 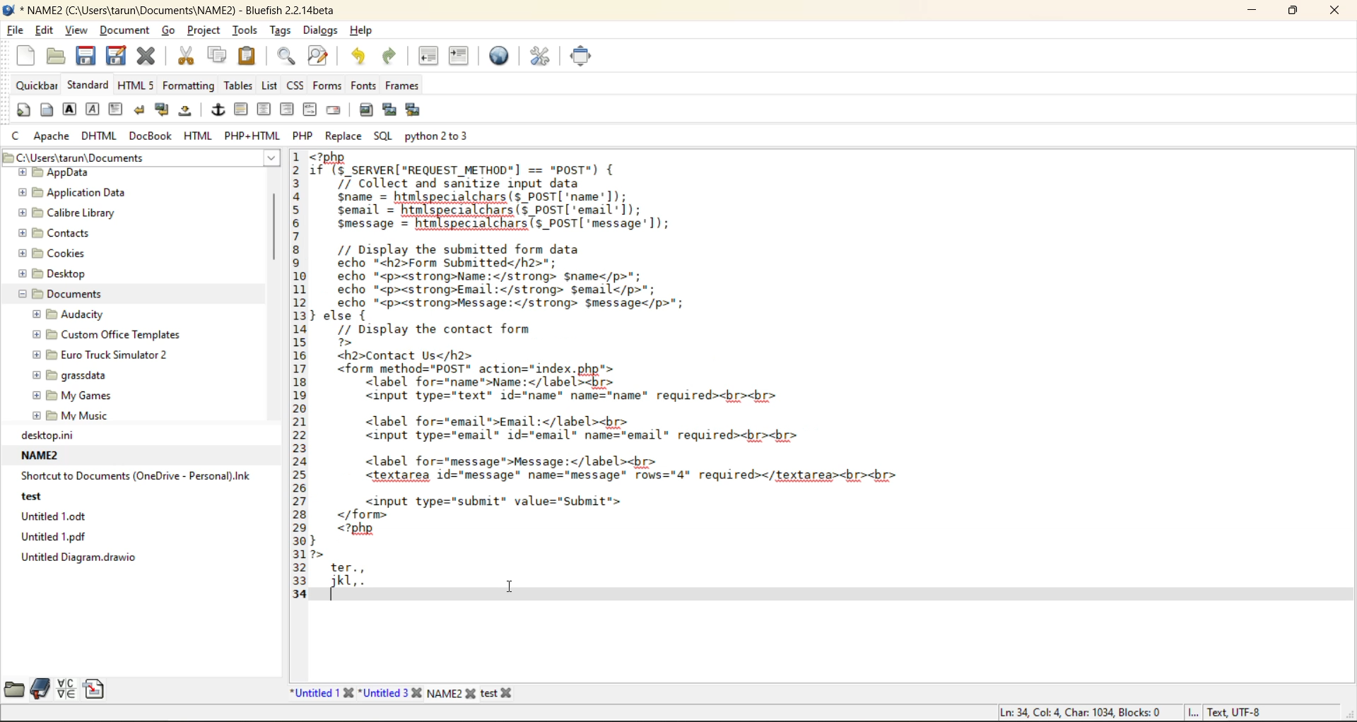 What do you see at coordinates (28, 57) in the screenshot?
I see `new` at bounding box center [28, 57].